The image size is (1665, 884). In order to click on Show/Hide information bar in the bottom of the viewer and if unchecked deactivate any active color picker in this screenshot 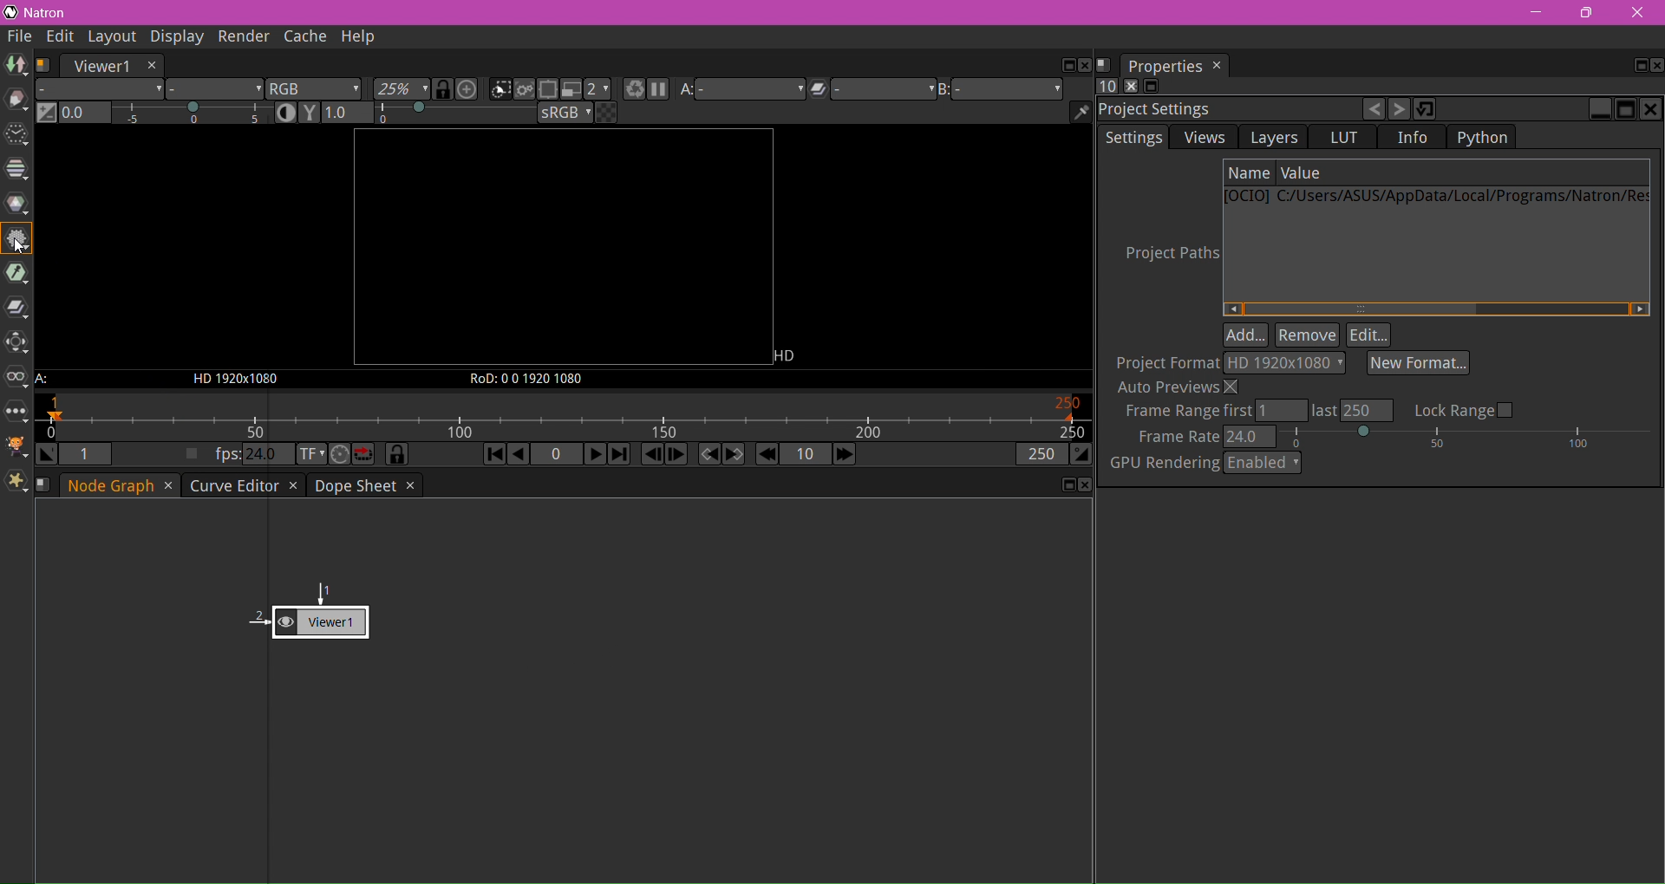, I will do `click(1081, 113)`.